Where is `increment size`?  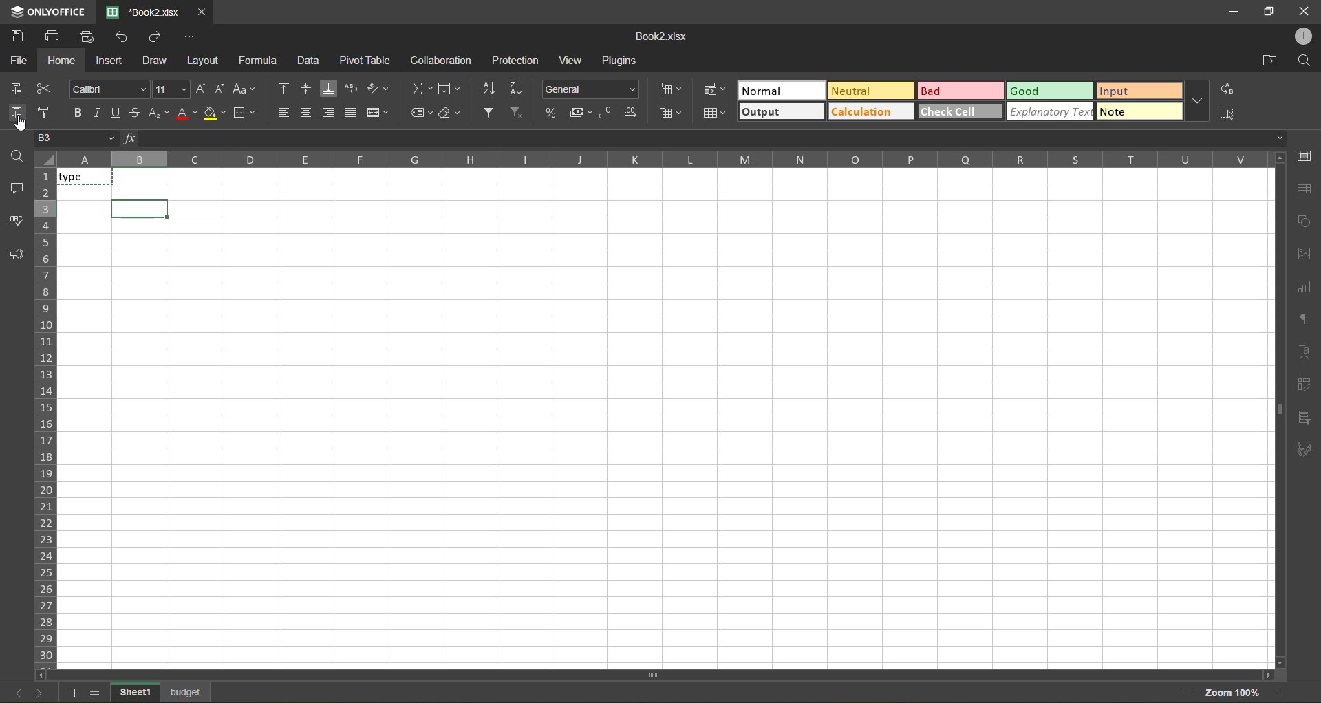 increment size is located at coordinates (202, 88).